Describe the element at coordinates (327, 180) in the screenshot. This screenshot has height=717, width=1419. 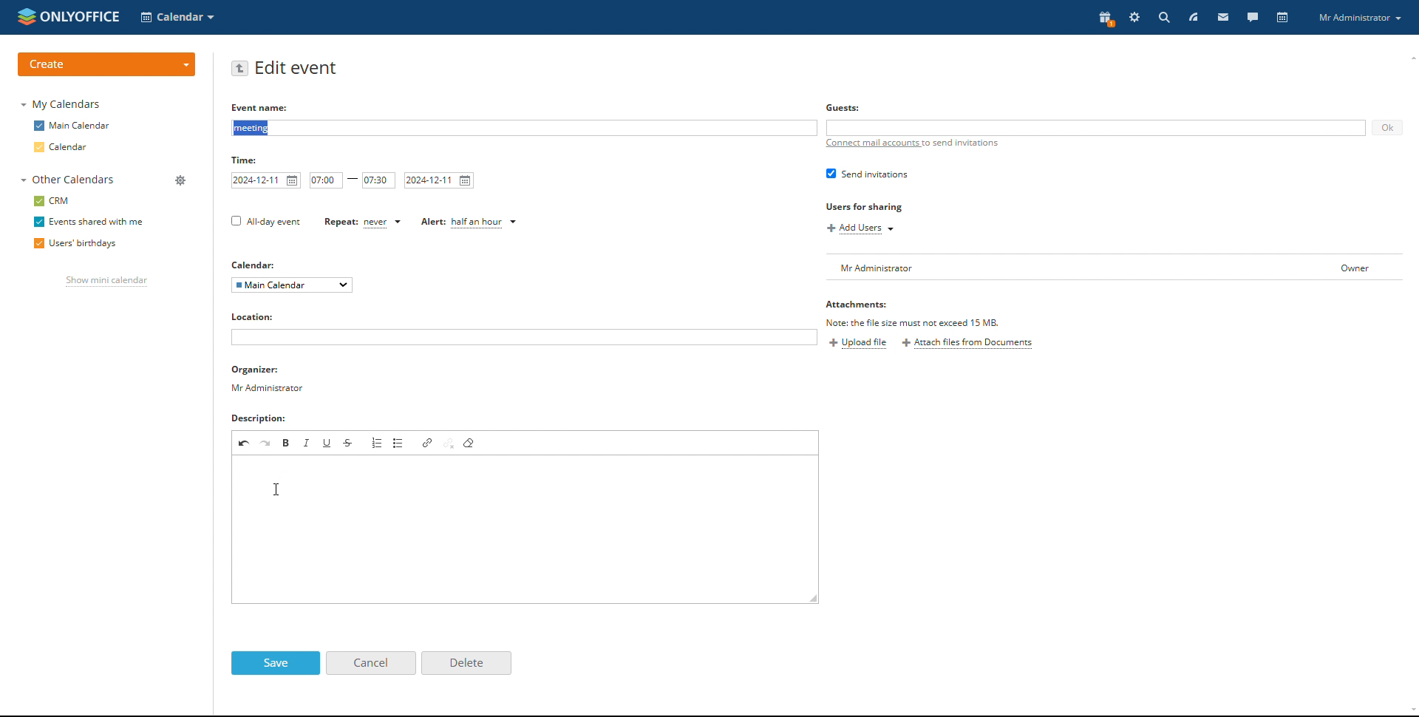
I see `start time` at that location.